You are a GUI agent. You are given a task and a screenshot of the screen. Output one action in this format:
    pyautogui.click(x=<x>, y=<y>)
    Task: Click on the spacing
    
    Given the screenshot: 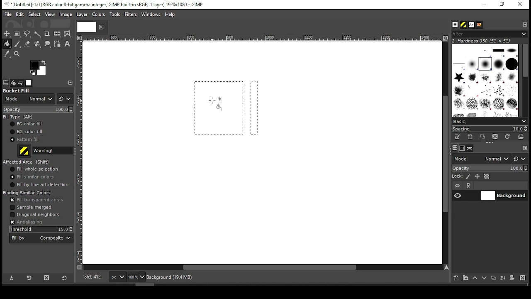 What is the action you would take?
    pyautogui.click(x=490, y=129)
    